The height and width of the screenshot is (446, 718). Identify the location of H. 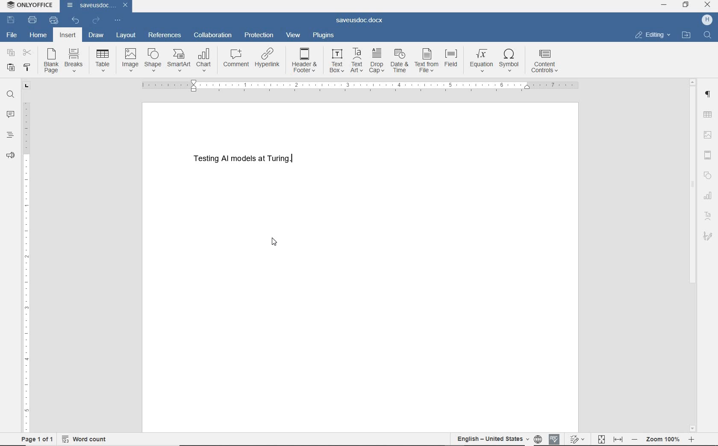
(704, 21).